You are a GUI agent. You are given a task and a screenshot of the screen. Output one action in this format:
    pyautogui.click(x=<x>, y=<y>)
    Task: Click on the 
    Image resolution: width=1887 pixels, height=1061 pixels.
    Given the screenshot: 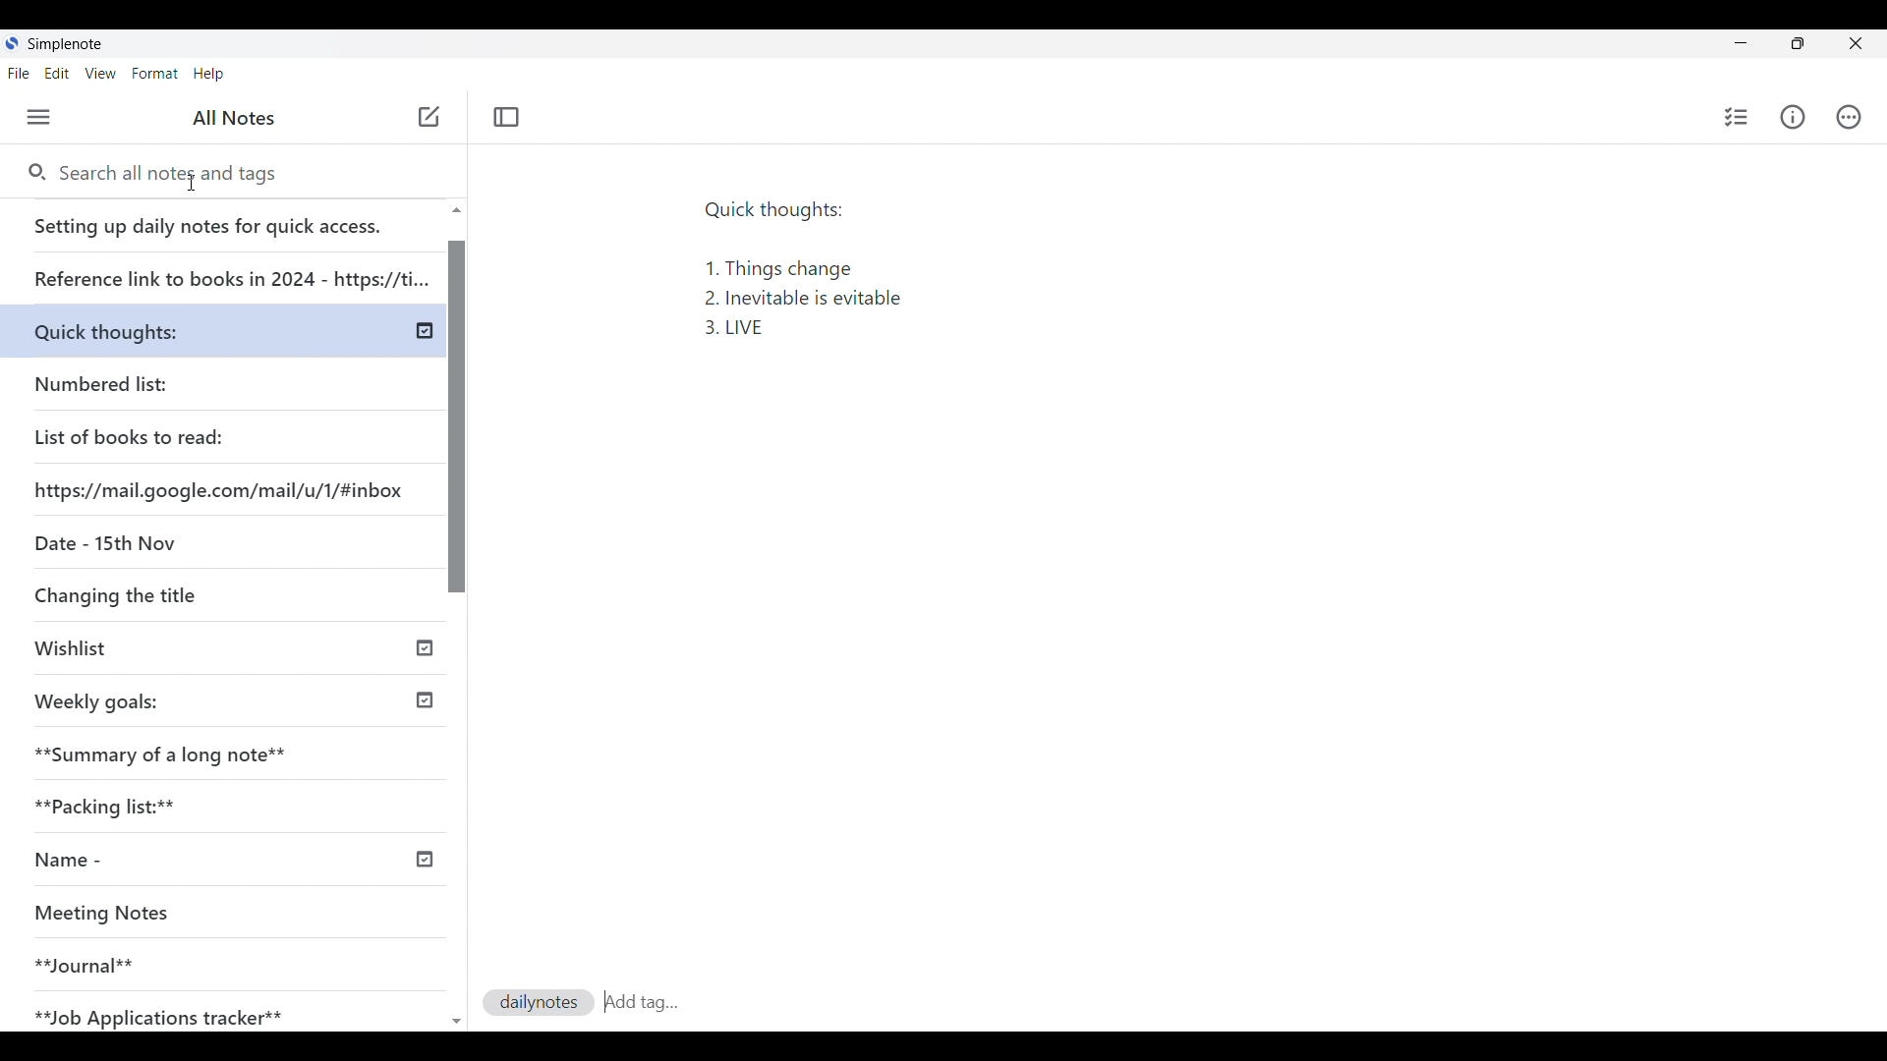 What is the action you would take?
    pyautogui.click(x=710, y=1130)
    